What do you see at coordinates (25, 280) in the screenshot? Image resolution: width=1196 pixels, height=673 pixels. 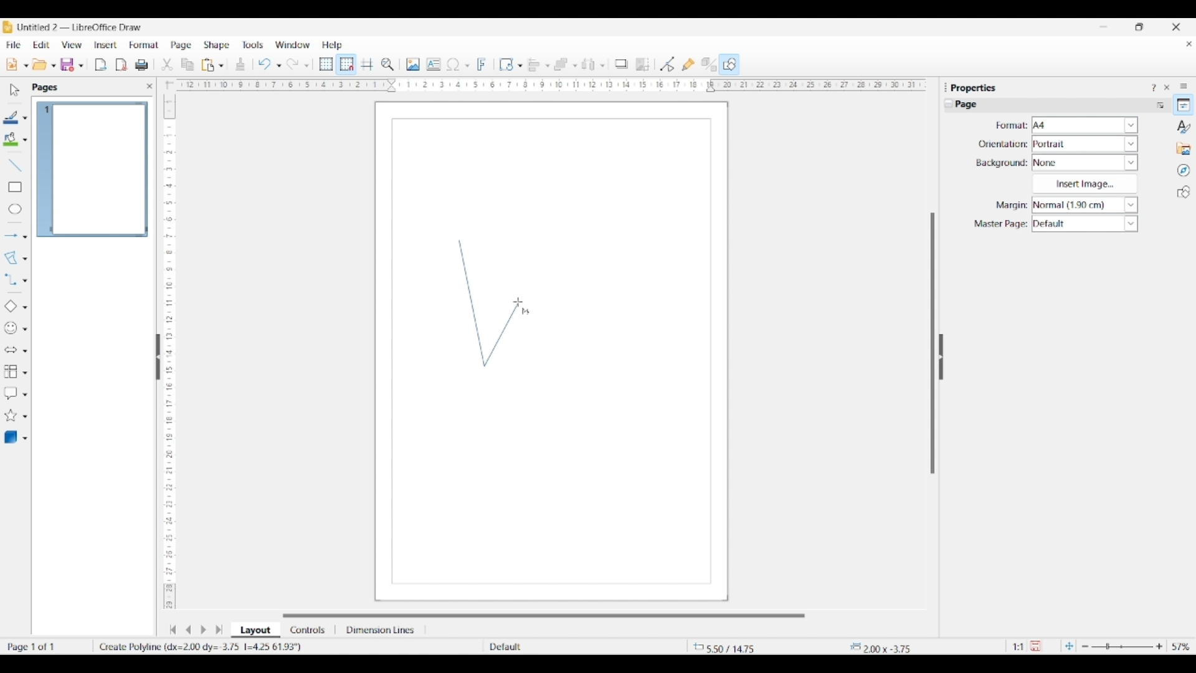 I see `Connector options` at bounding box center [25, 280].